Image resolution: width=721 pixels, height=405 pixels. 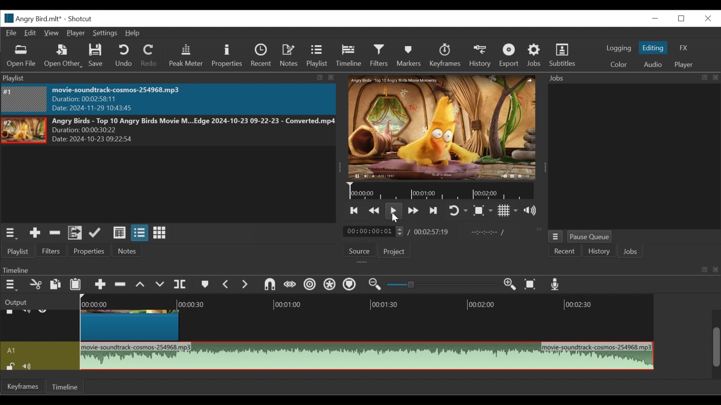 What do you see at coordinates (127, 251) in the screenshot?
I see `Notes` at bounding box center [127, 251].